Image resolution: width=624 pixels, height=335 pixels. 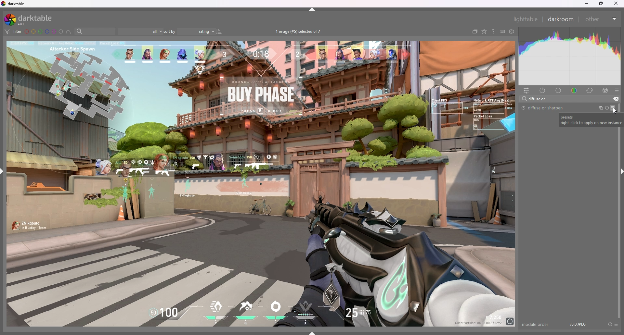 What do you see at coordinates (300, 31) in the screenshot?
I see `images selected` at bounding box center [300, 31].